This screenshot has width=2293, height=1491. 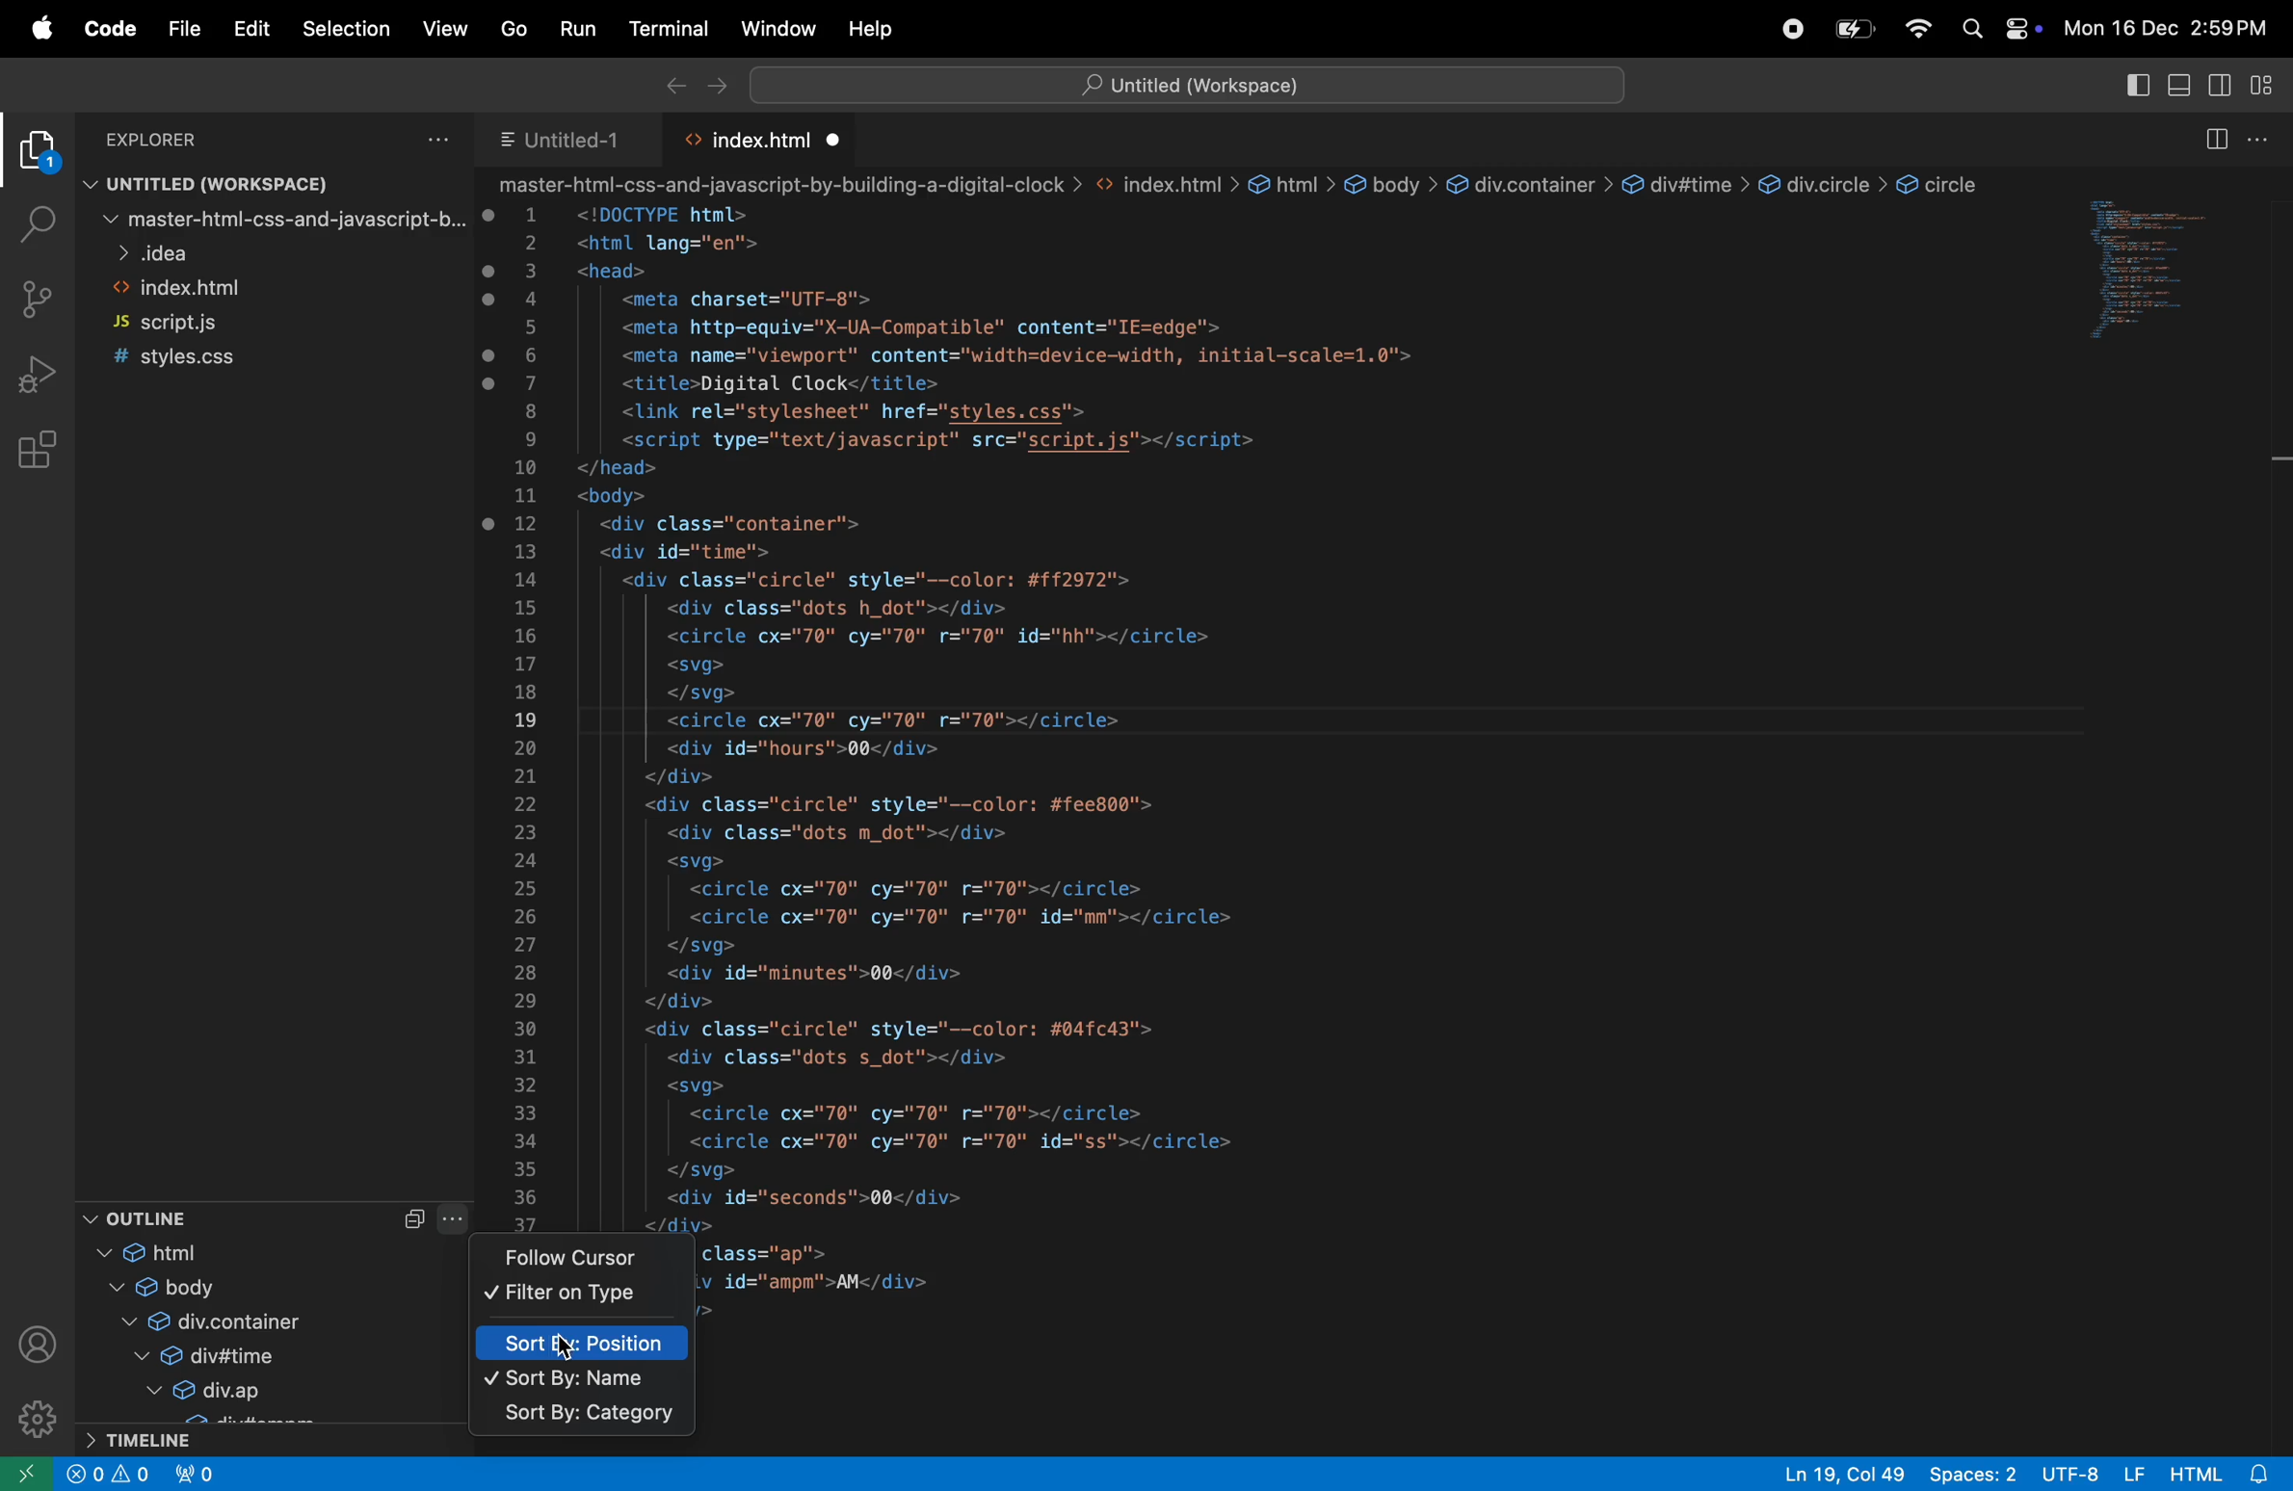 What do you see at coordinates (197, 1473) in the screenshot?
I see `no ports forwarded` at bounding box center [197, 1473].